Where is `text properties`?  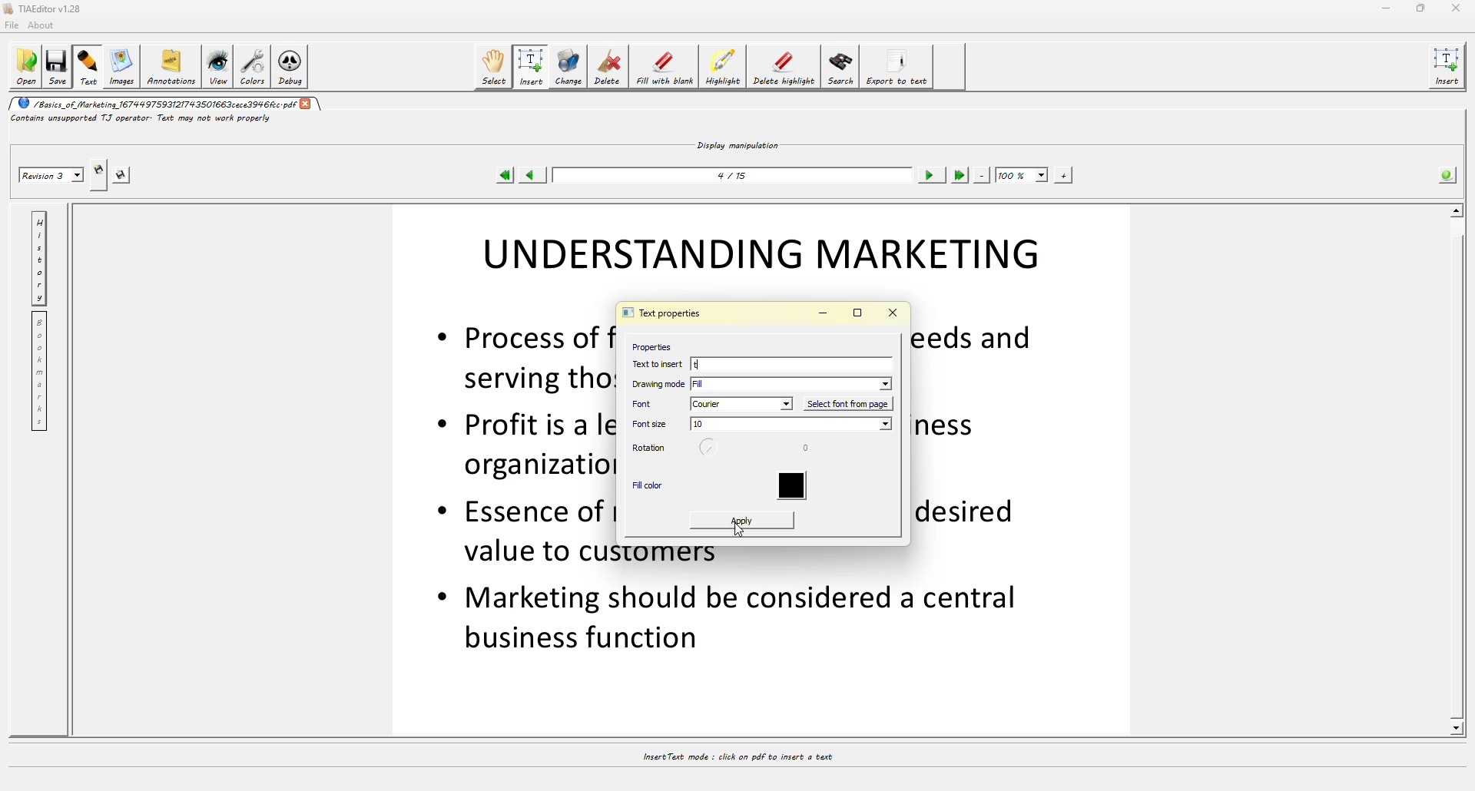
text properties is located at coordinates (661, 314).